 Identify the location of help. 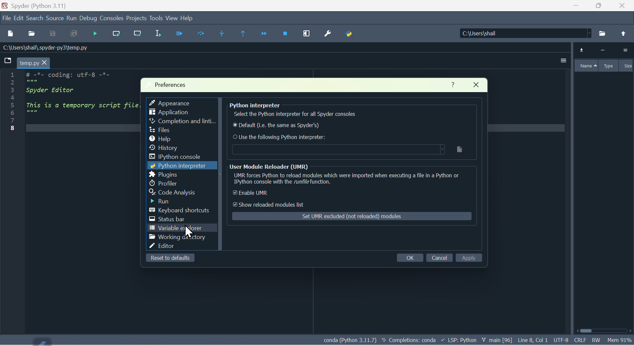
(160, 138).